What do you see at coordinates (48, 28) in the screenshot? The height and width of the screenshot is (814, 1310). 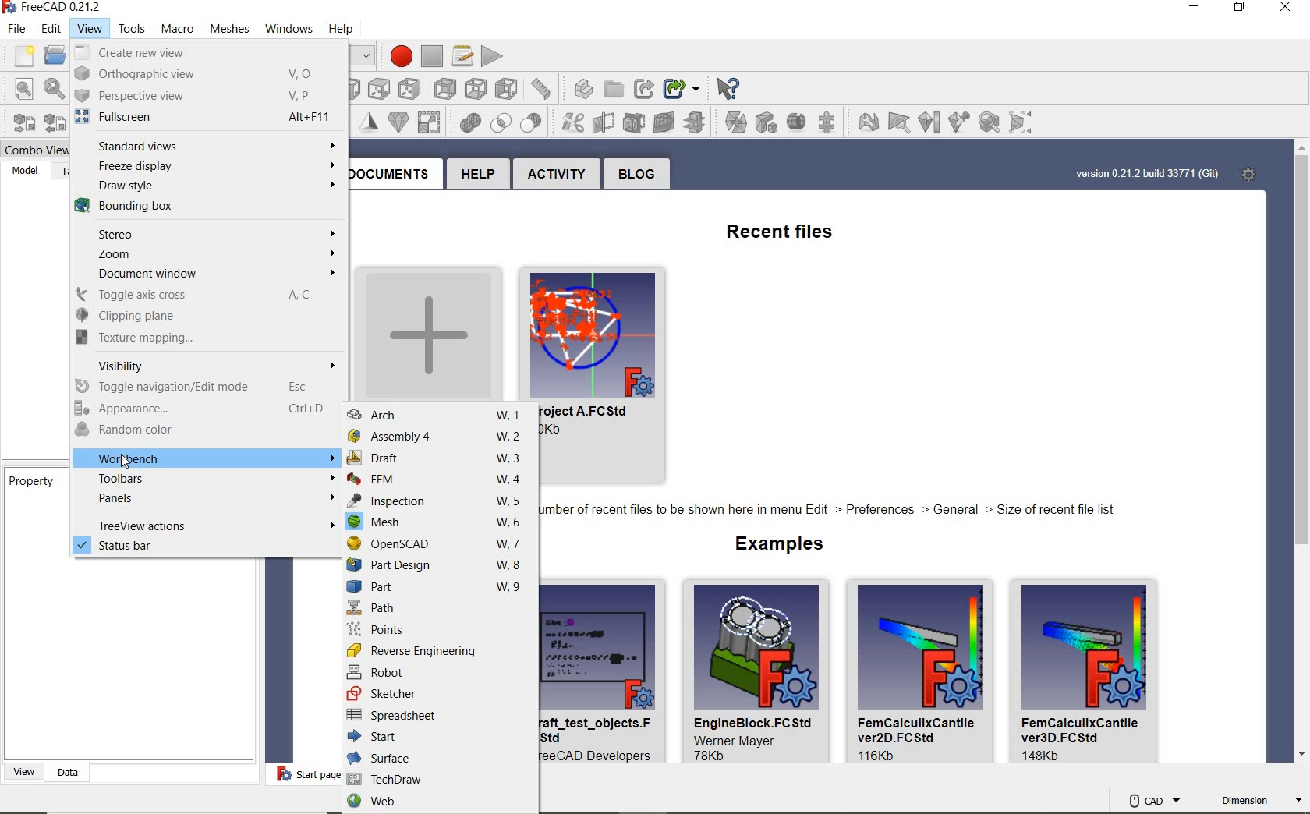 I see `edit` at bounding box center [48, 28].